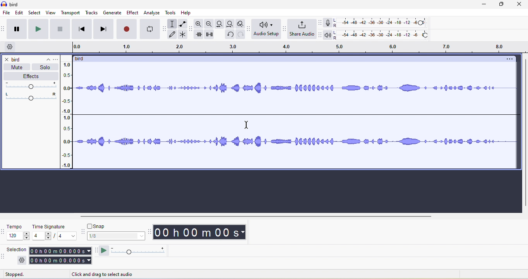 Image resolution: width=528 pixels, height=279 pixels. What do you see at coordinates (320, 35) in the screenshot?
I see `audacity playback meter toolbar` at bounding box center [320, 35].